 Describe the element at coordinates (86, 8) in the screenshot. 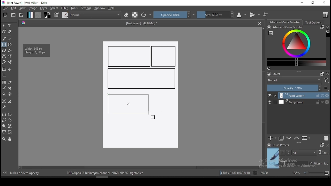

I see `settings` at that location.